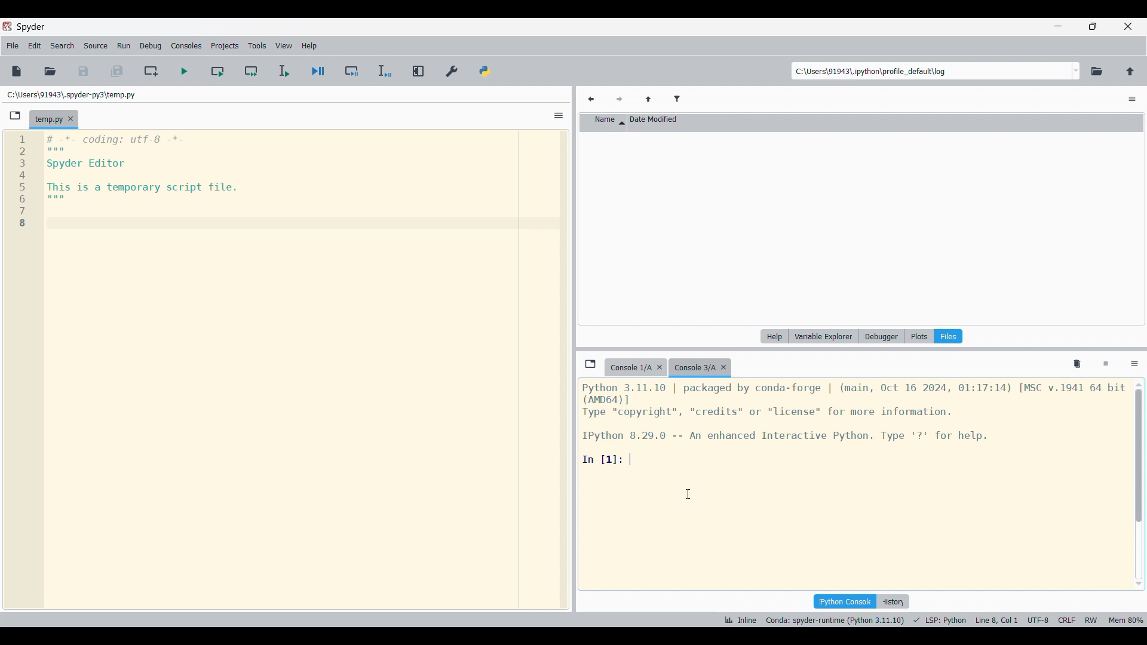 The width and height of the screenshot is (1147, 645). Describe the element at coordinates (882, 336) in the screenshot. I see `Debugger` at that location.